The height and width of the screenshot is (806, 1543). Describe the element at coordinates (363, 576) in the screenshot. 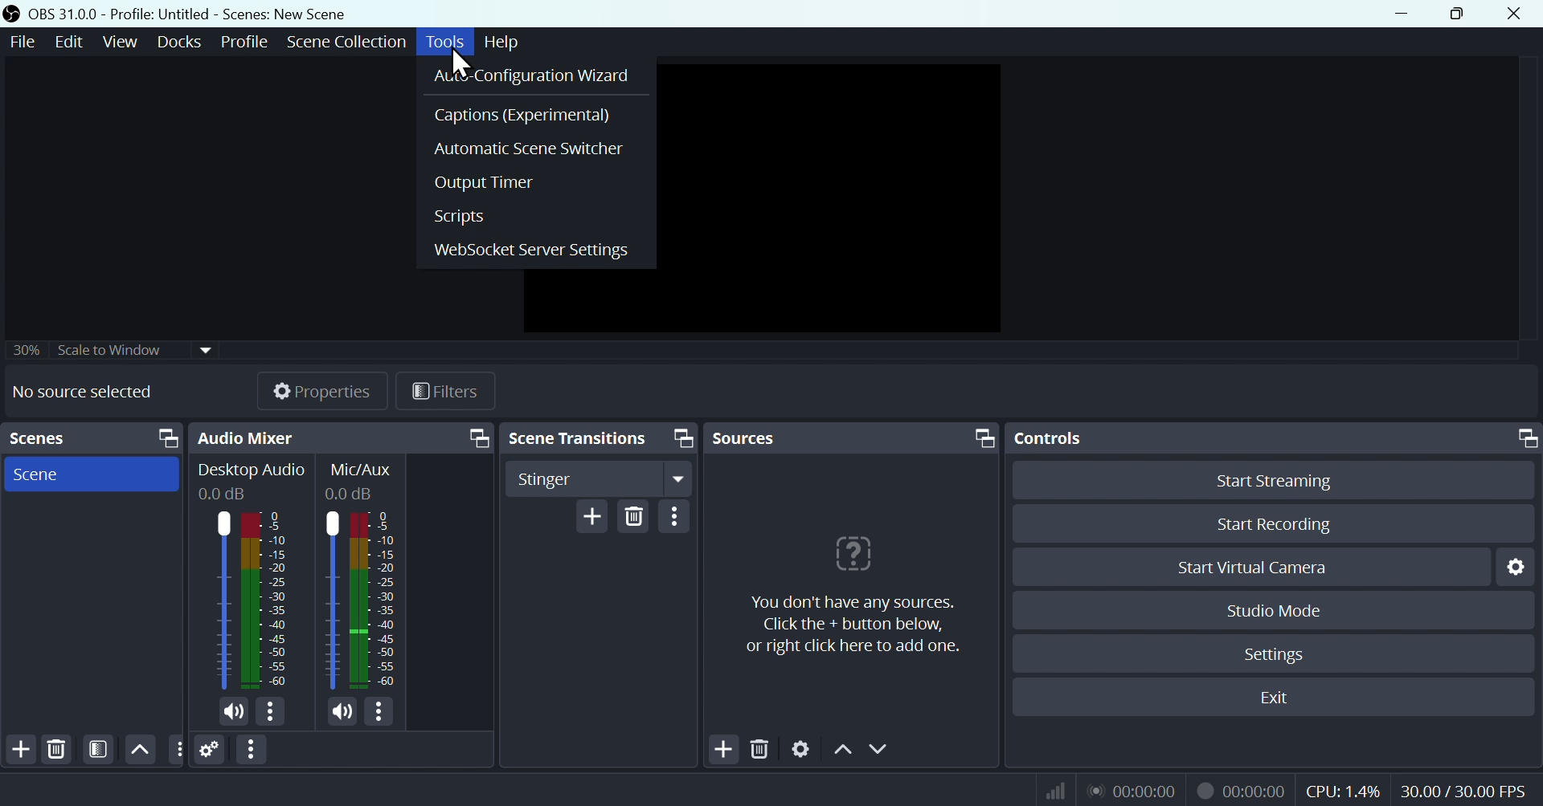

I see `Mic/Aux` at that location.